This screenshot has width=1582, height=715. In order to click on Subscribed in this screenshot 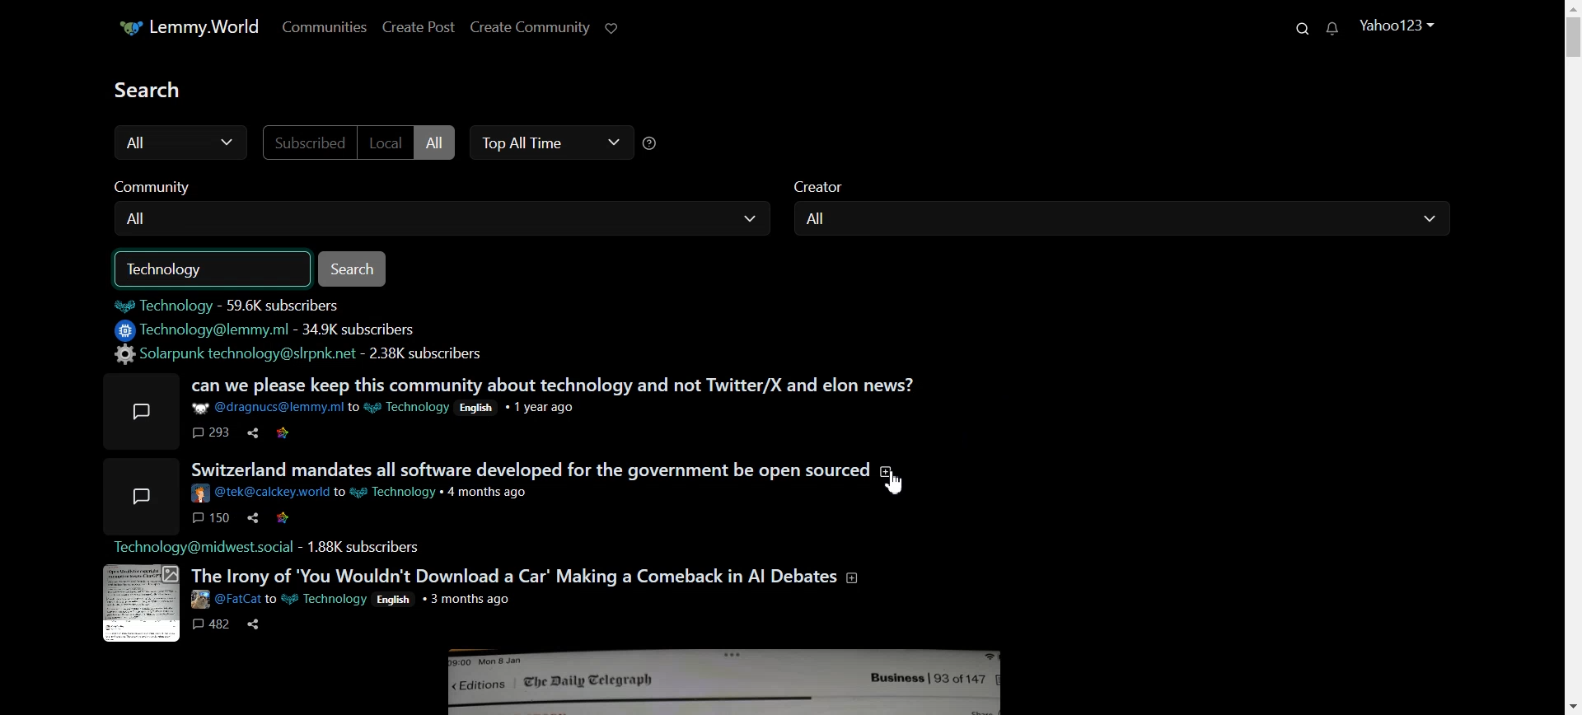, I will do `click(311, 143)`.